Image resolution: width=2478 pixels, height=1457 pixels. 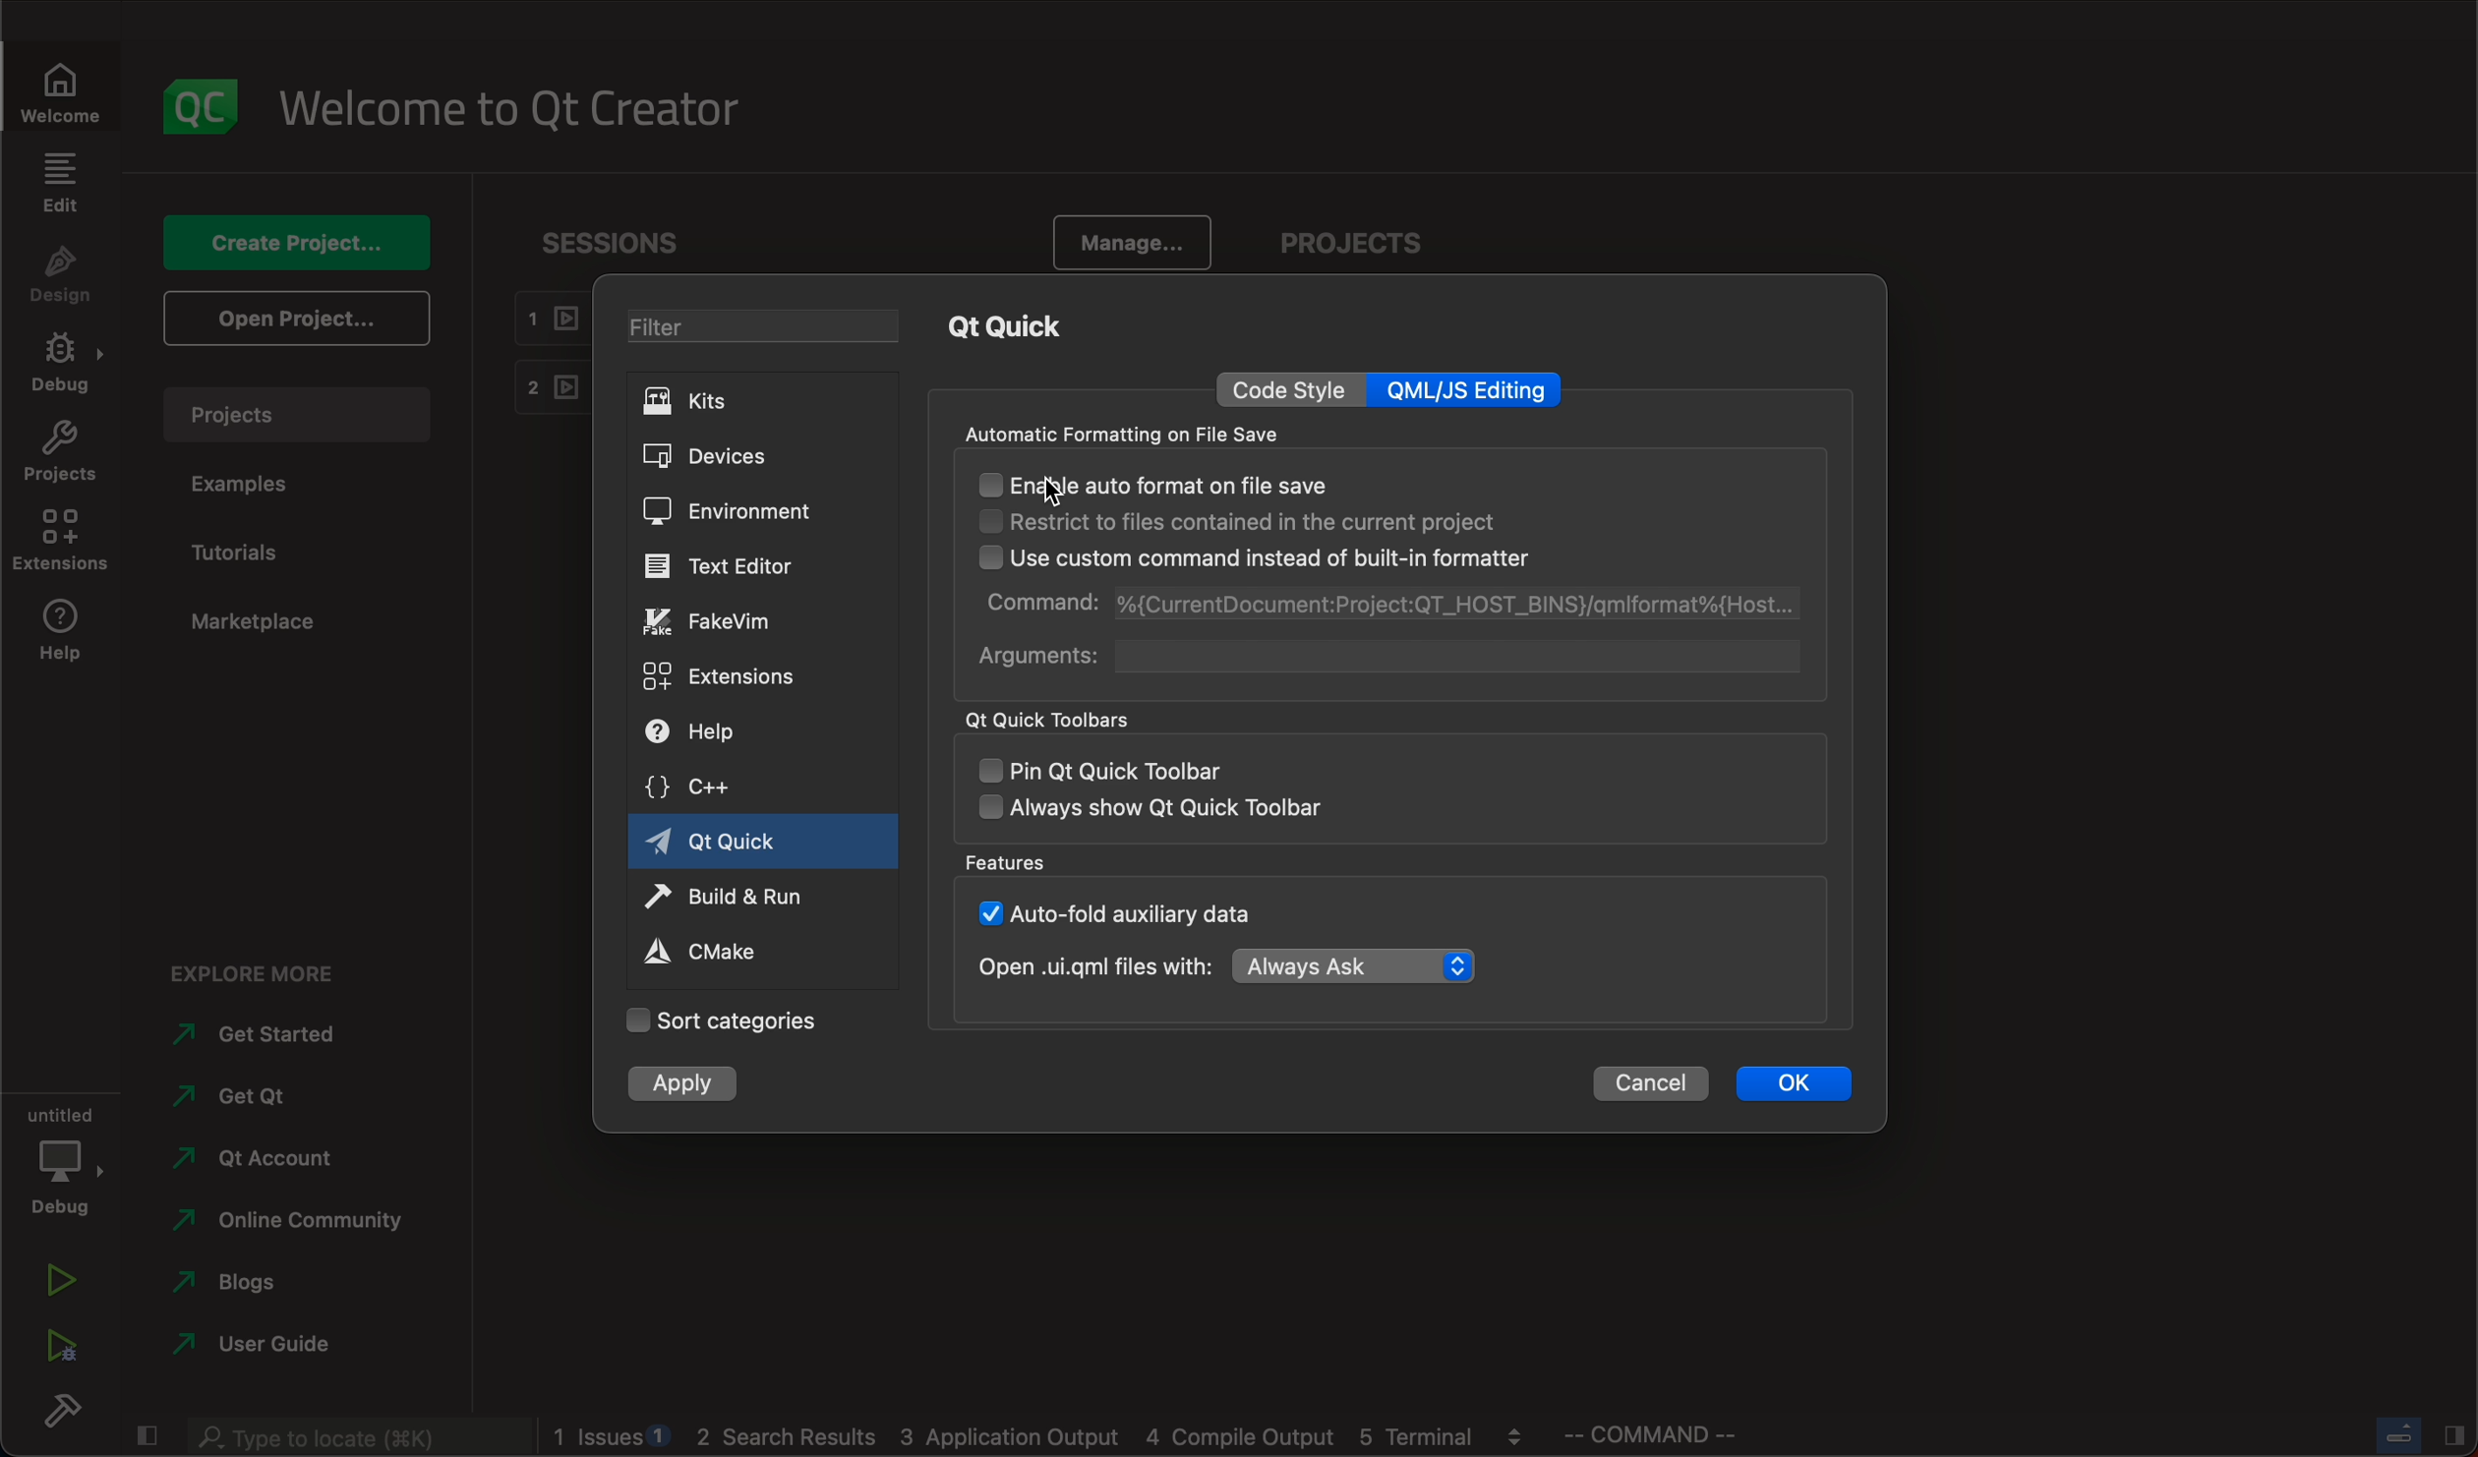 What do you see at coordinates (1012, 863) in the screenshot?
I see `features` at bounding box center [1012, 863].